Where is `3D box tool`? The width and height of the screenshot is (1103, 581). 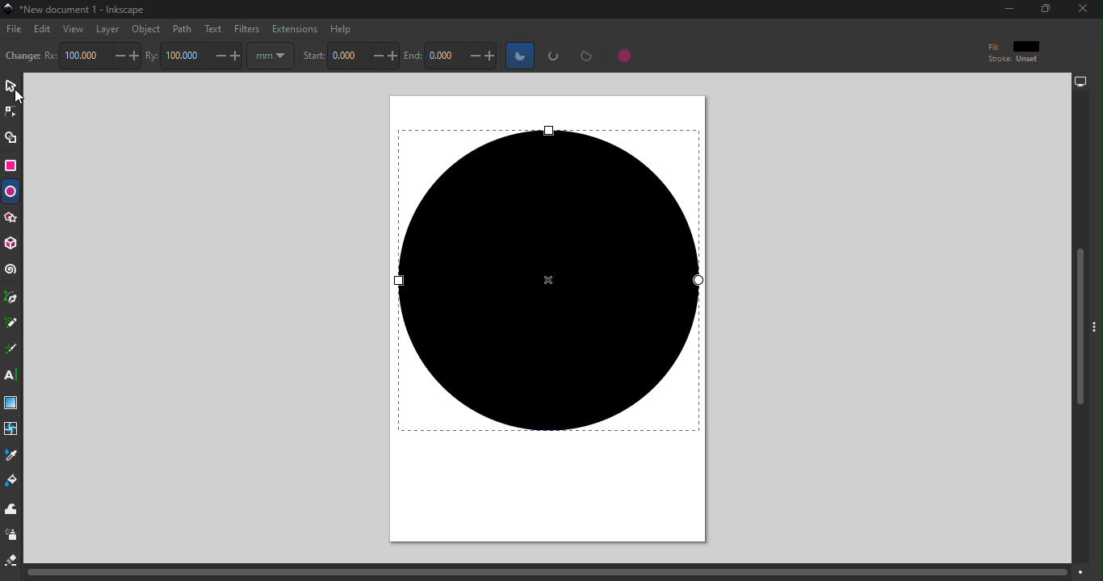
3D box tool is located at coordinates (13, 244).